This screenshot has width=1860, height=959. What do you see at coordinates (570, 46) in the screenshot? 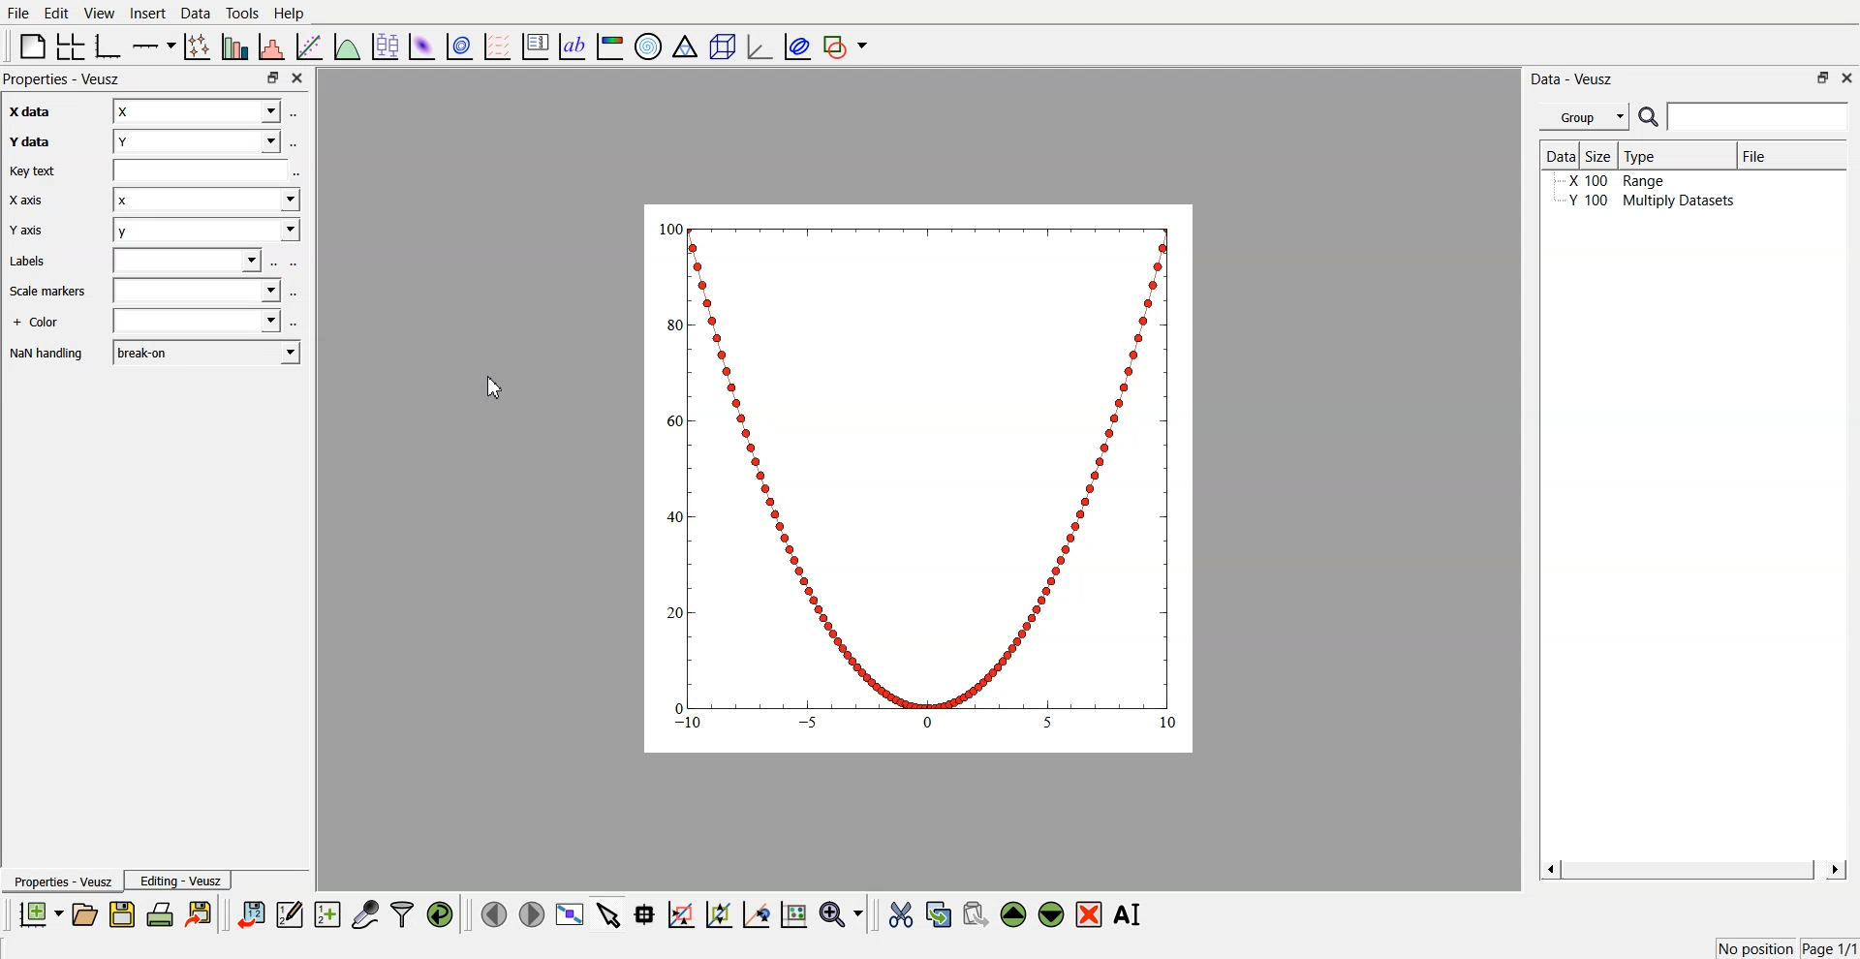
I see `text label` at bounding box center [570, 46].